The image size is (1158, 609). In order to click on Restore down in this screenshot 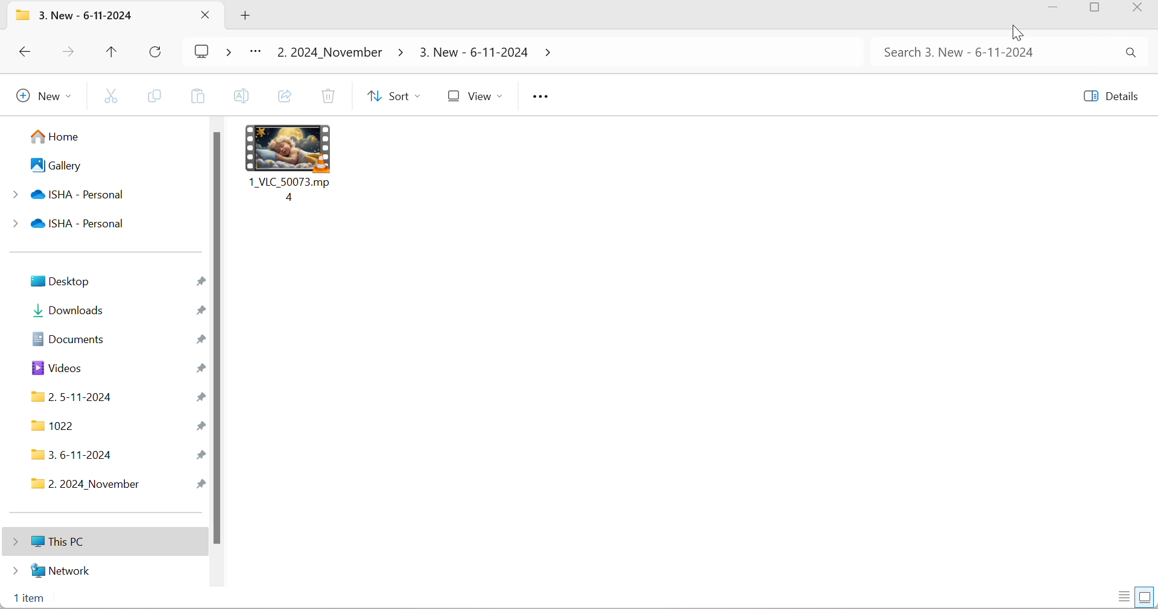, I will do `click(1099, 10)`.